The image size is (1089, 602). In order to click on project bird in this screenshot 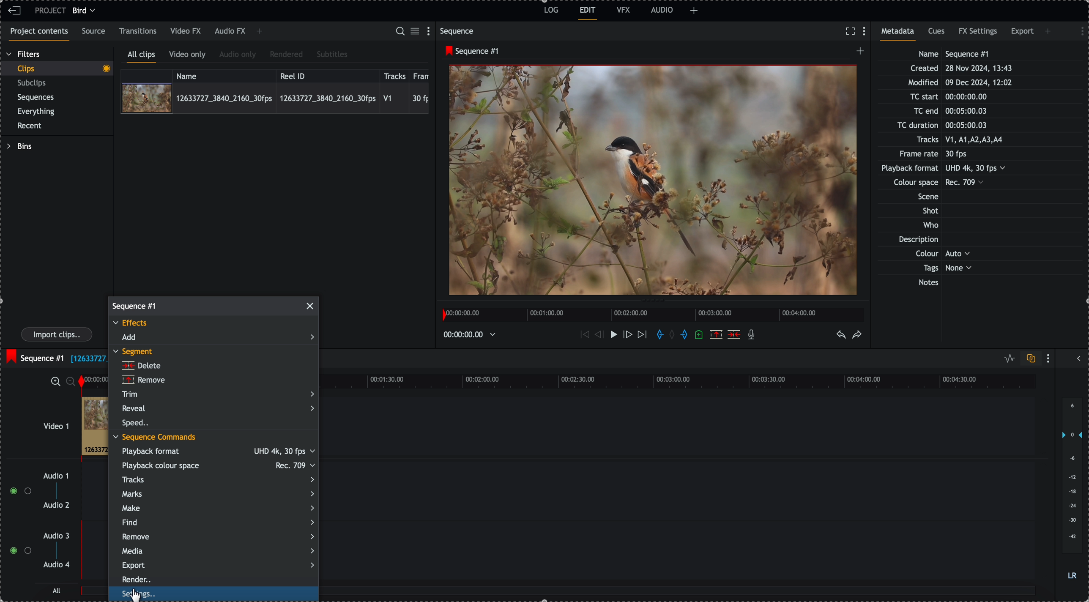, I will do `click(67, 11)`.